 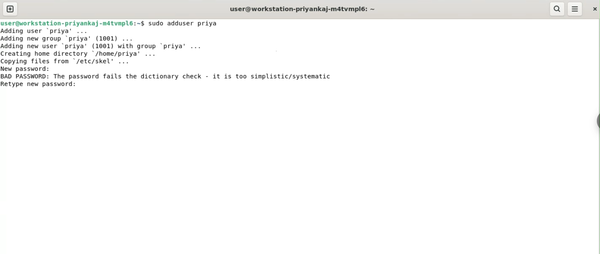 I want to click on close, so click(x=594, y=9).